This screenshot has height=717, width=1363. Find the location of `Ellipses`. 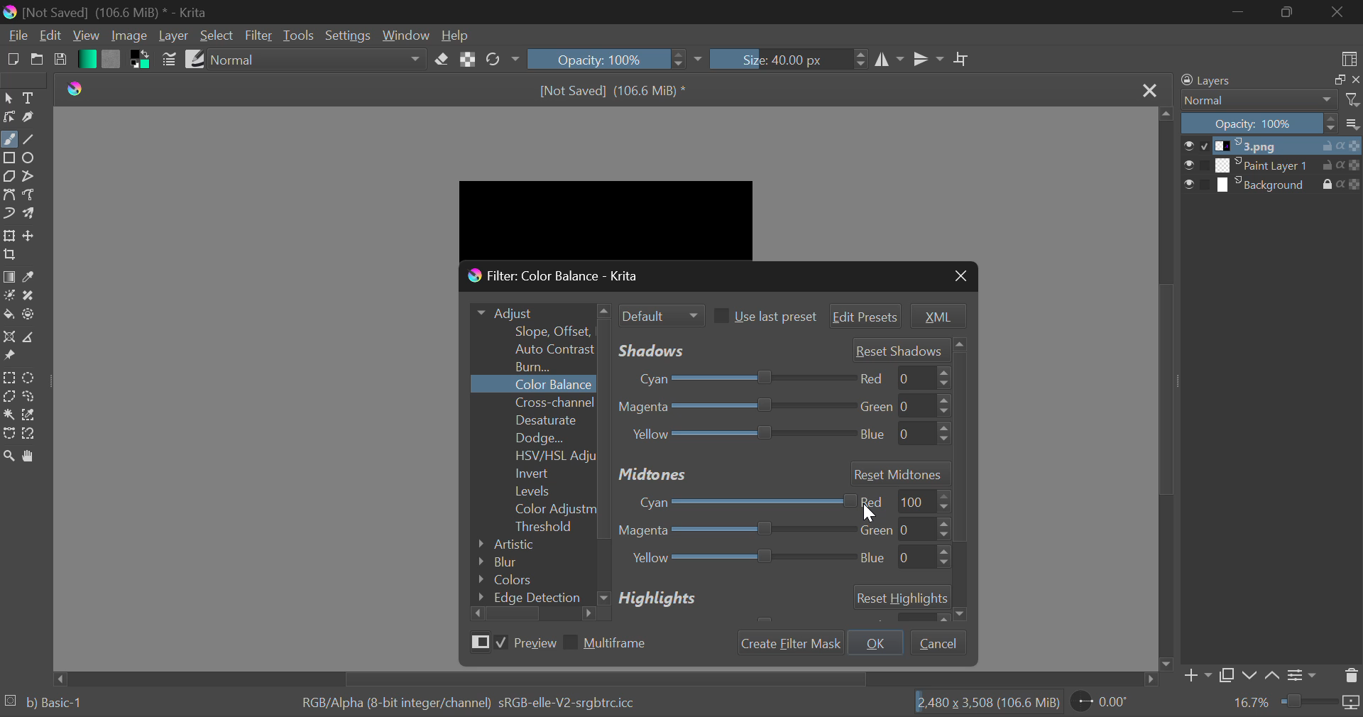

Ellipses is located at coordinates (31, 159).